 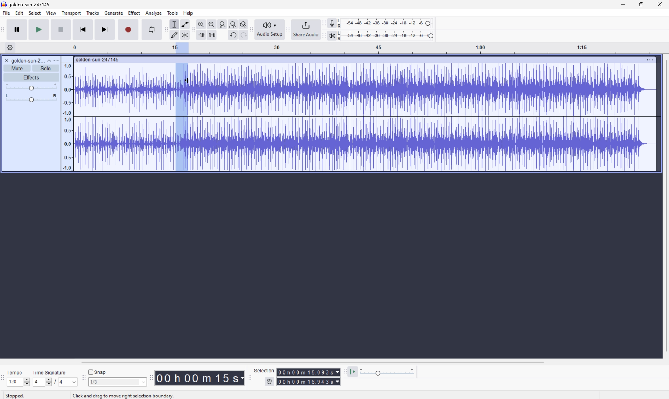 What do you see at coordinates (371, 48) in the screenshot?
I see `Scale` at bounding box center [371, 48].